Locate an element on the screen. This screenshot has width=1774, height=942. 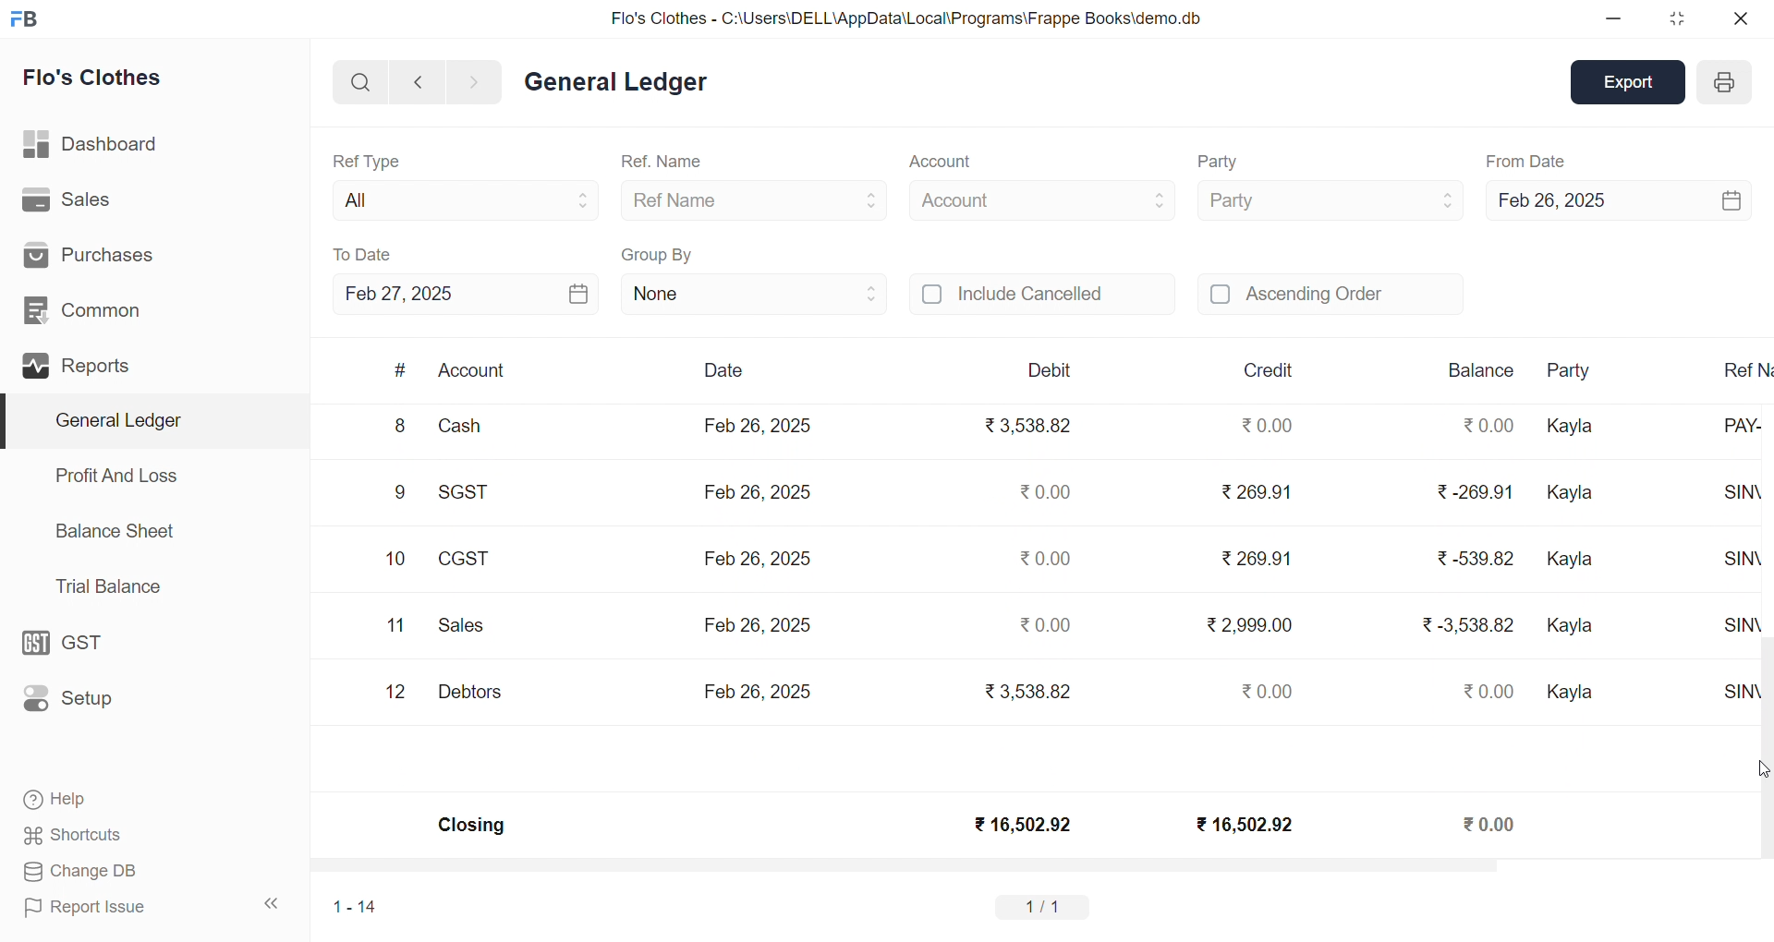
GST is located at coordinates (72, 638).